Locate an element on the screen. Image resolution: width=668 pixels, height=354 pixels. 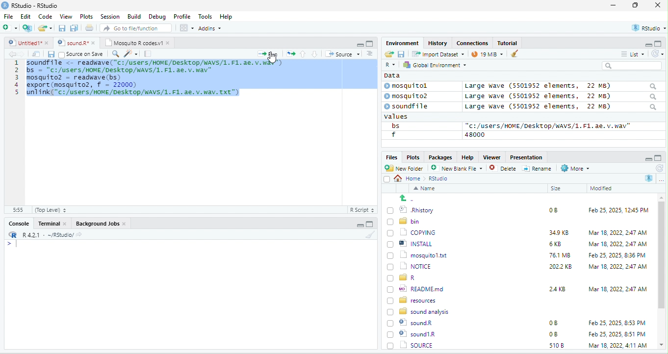
minimize is located at coordinates (647, 158).